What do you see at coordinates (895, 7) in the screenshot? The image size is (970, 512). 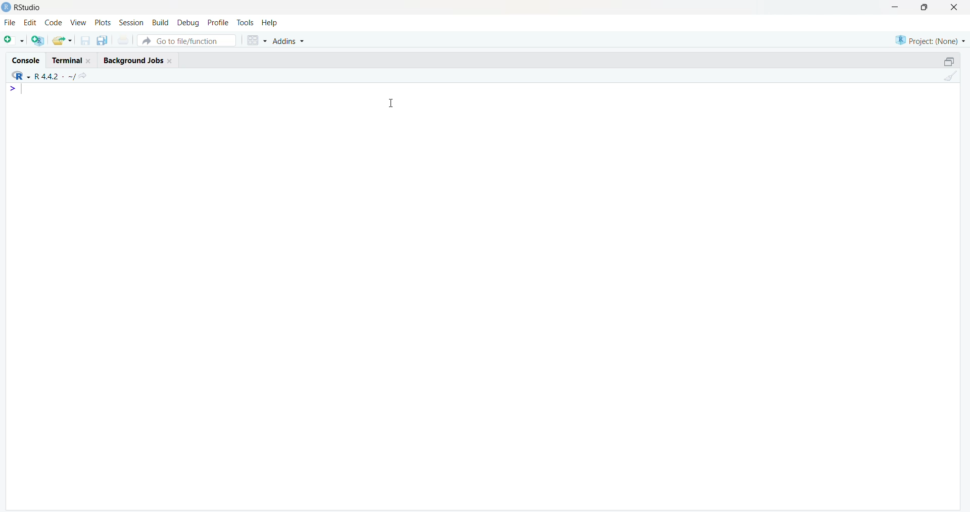 I see `minimise` at bounding box center [895, 7].